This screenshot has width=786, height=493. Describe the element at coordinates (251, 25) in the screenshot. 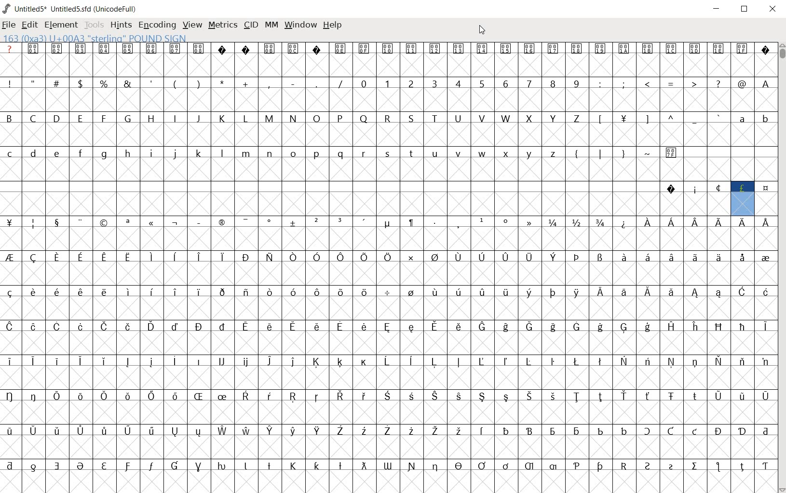

I see `CID` at that location.